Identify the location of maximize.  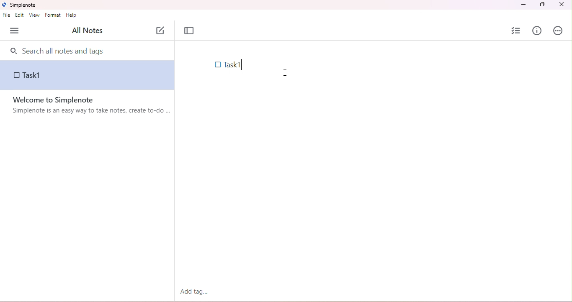
(541, 5).